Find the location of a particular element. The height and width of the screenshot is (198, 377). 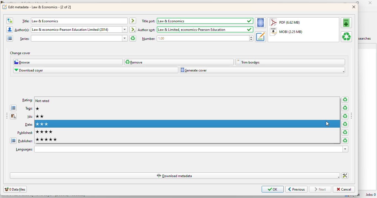

swap the author and title is located at coordinates (9, 21).